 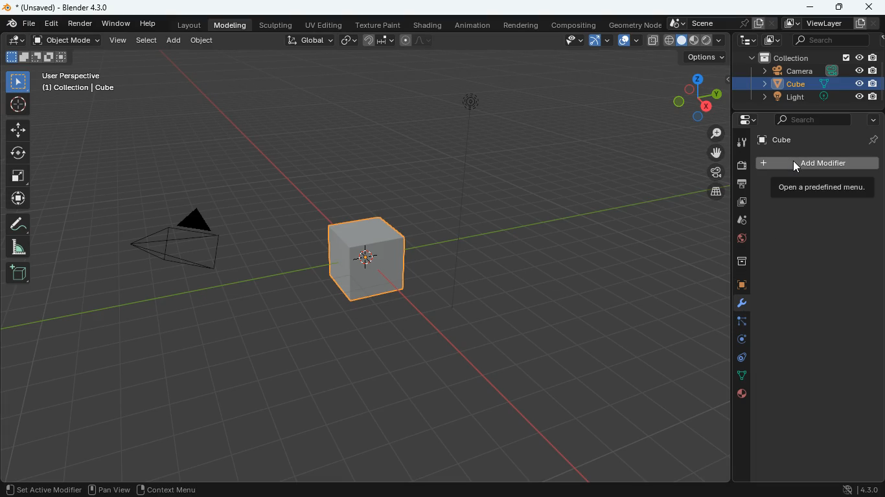 I want to click on image, so click(x=772, y=41).